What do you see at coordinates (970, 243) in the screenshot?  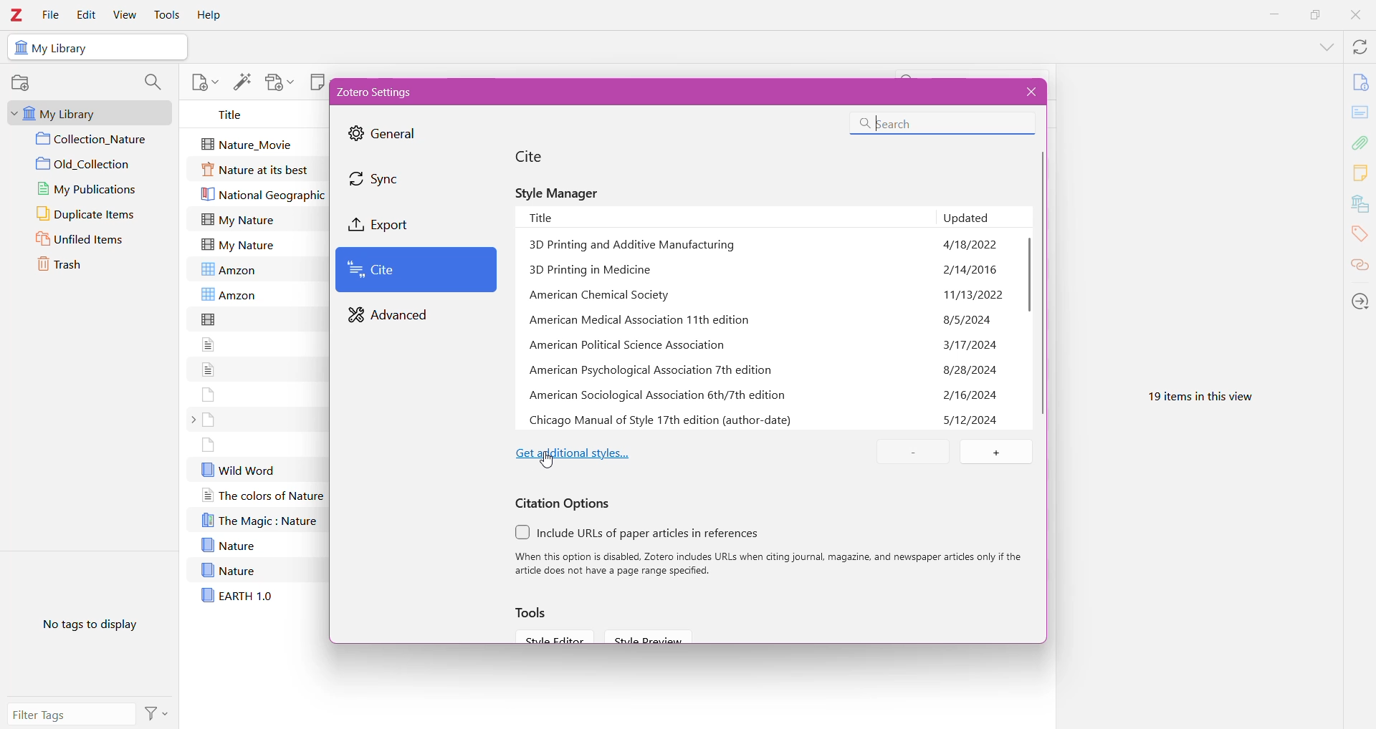 I see `4/18/2022` at bounding box center [970, 243].